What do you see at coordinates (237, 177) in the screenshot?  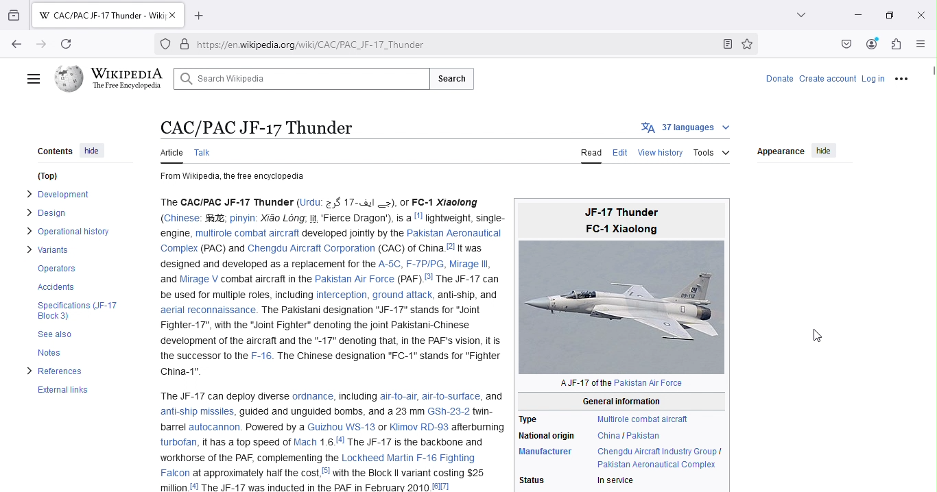 I see `From Wikipedia, the free encyclopedia` at bounding box center [237, 177].